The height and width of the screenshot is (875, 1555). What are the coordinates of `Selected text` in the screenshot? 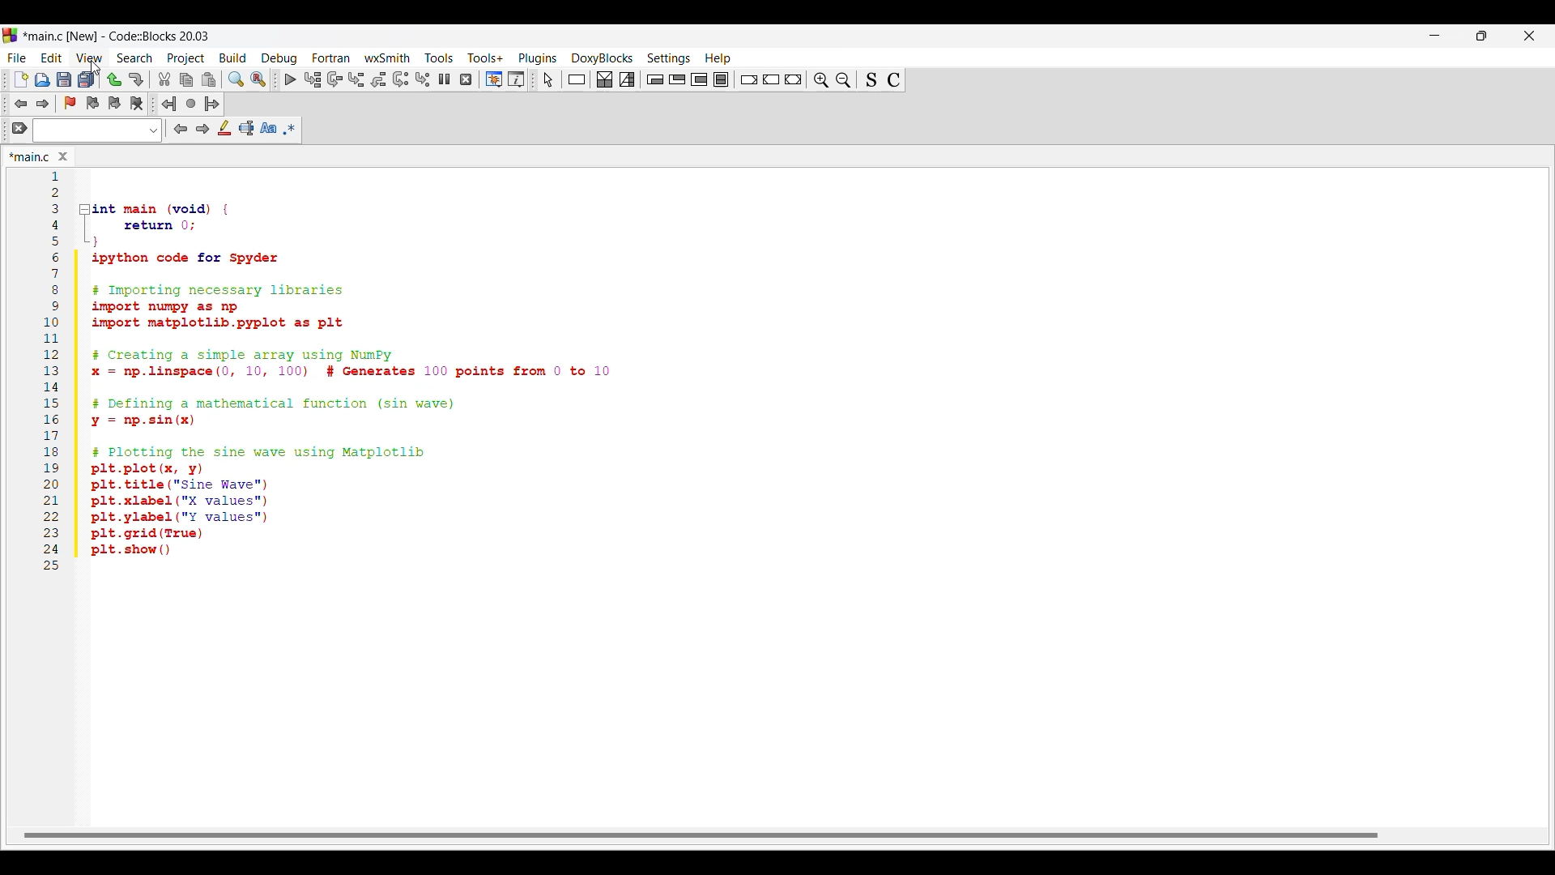 It's located at (246, 128).